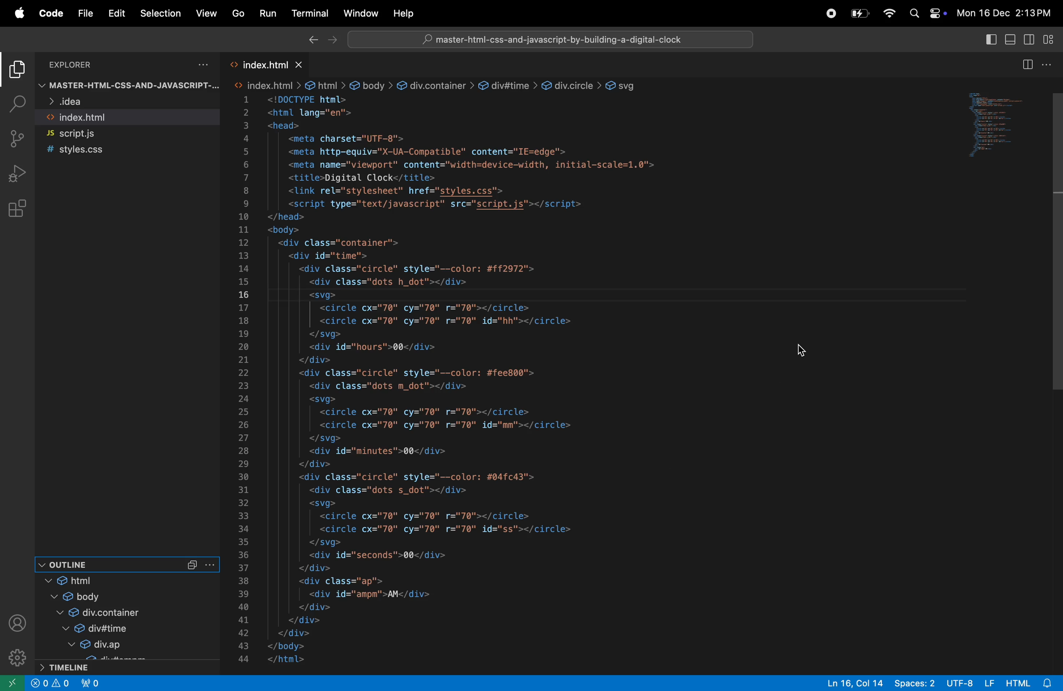 This screenshot has height=691, width=1063. I want to click on utf 8 LF, so click(972, 683).